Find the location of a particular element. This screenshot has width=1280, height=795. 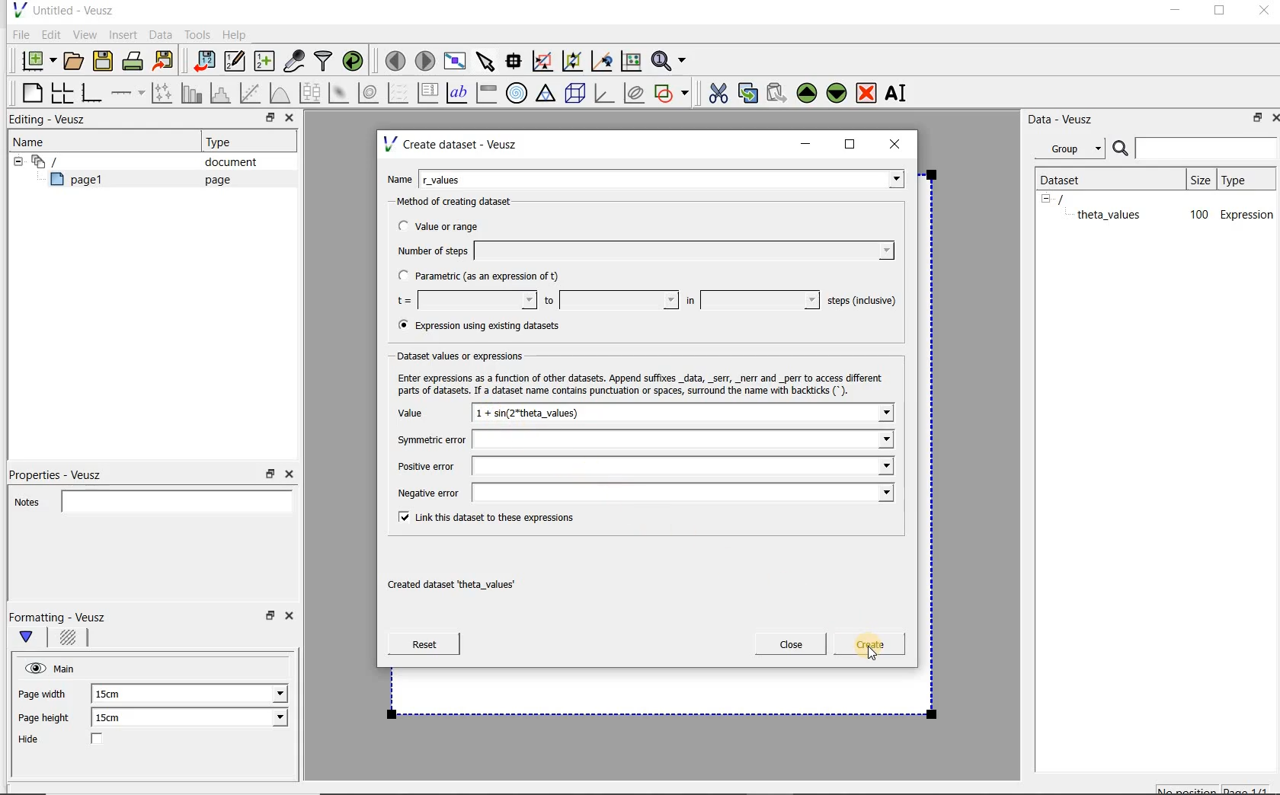

save the document is located at coordinates (107, 62).